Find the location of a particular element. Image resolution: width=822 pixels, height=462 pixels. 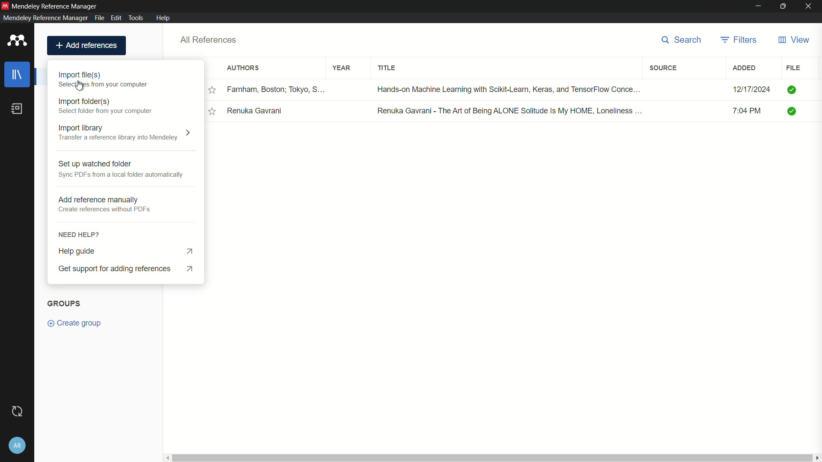

maximize is located at coordinates (784, 6).